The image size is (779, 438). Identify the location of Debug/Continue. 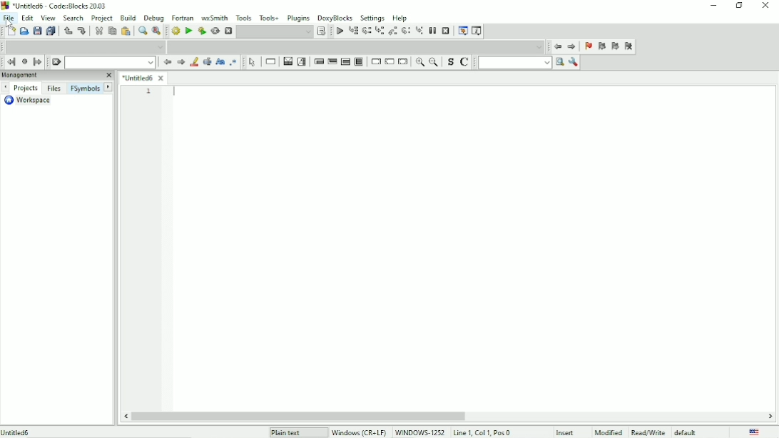
(340, 31).